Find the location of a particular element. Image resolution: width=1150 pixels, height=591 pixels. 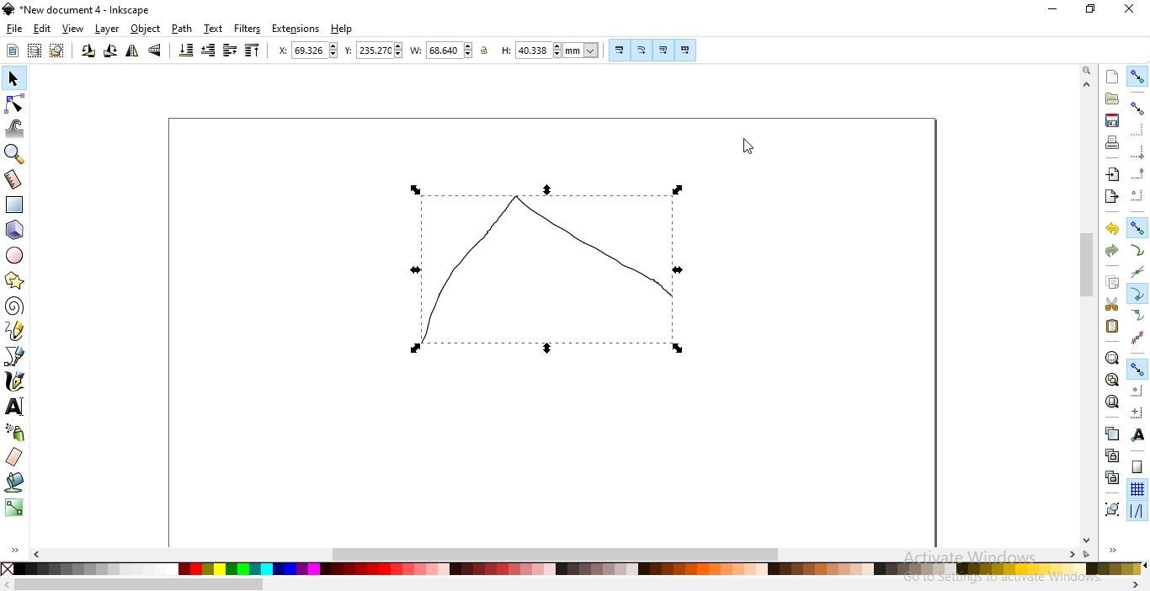

draw freehand lines is located at coordinates (15, 330).